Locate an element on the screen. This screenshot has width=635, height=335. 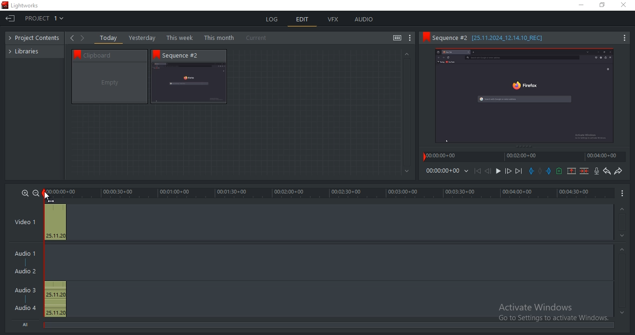
Greyed out down arrow is located at coordinates (623, 237).